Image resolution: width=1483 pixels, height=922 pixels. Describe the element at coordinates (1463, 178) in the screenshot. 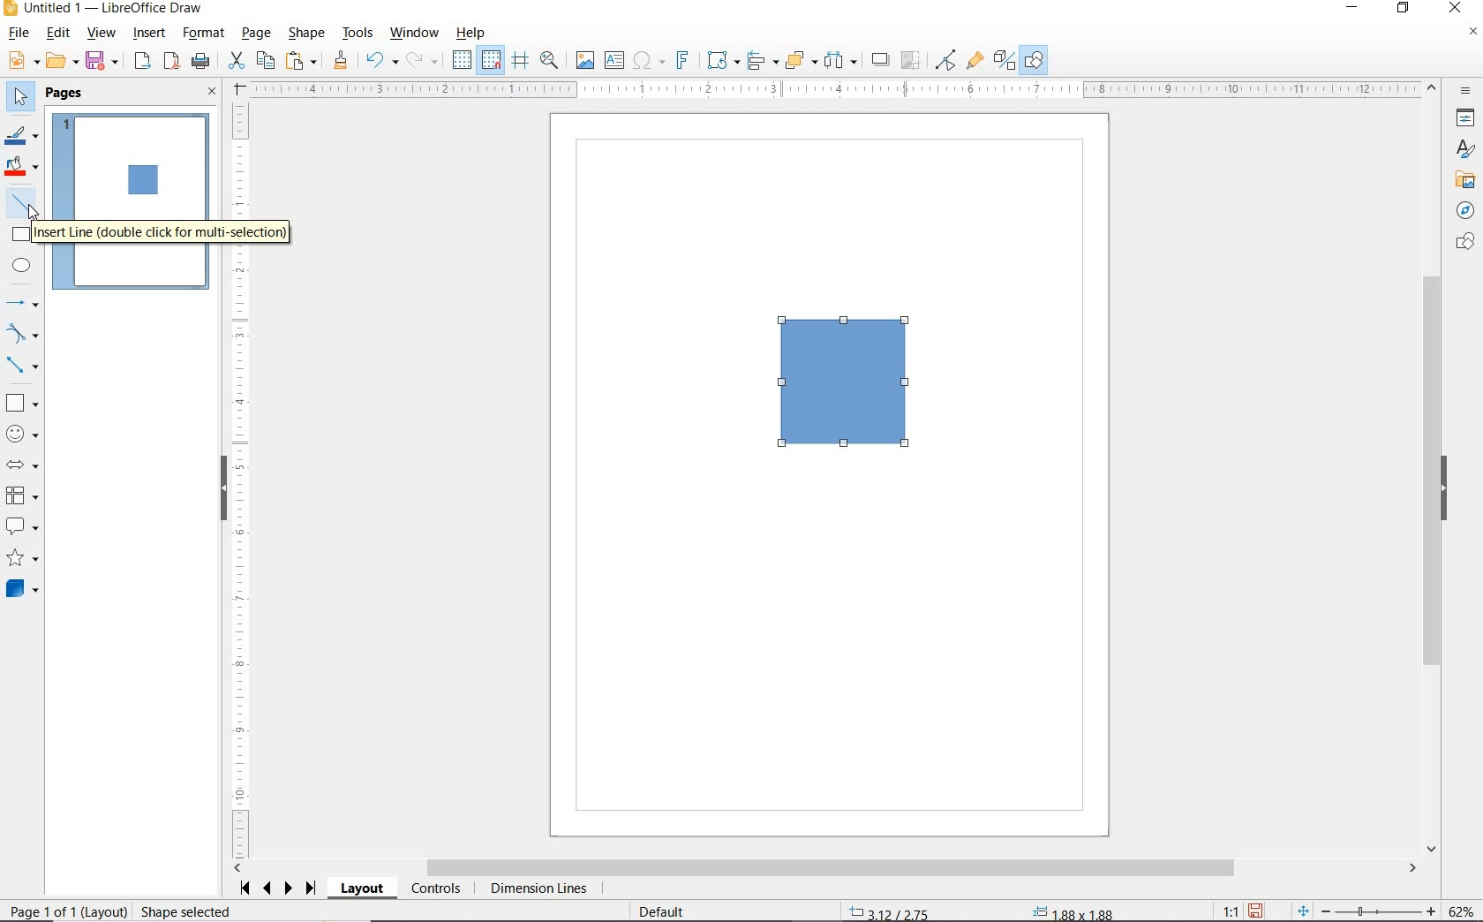

I see `GALLERY` at that location.